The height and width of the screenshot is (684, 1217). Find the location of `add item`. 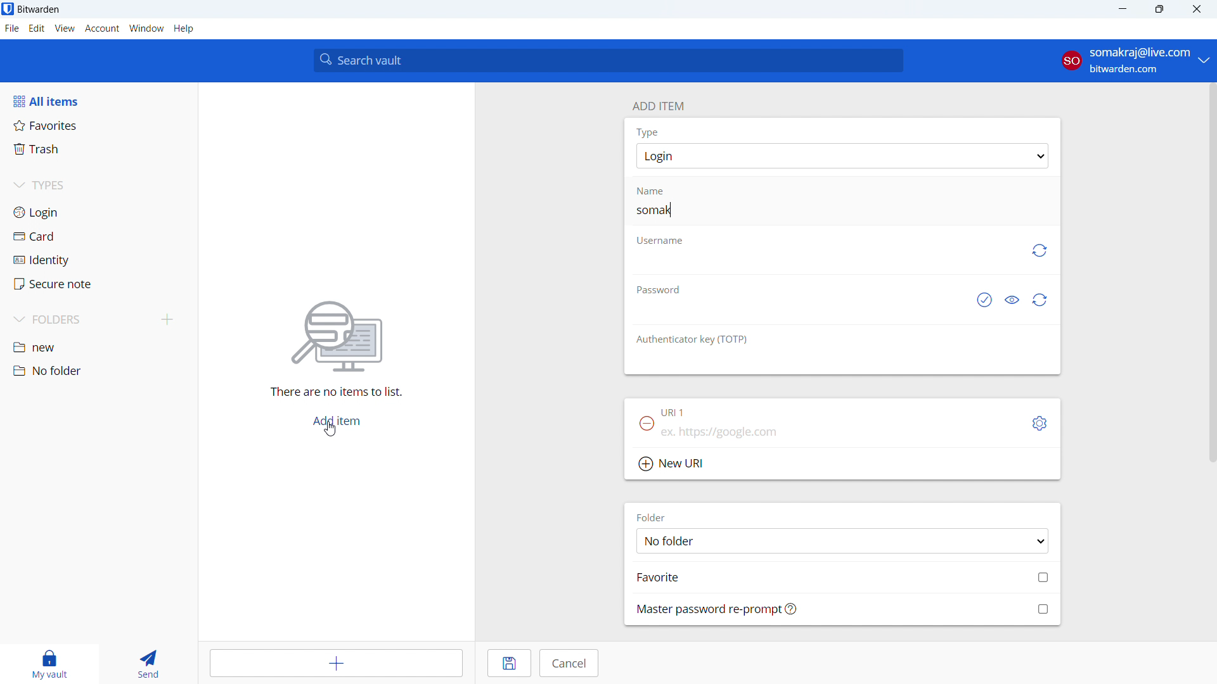

add item is located at coordinates (336, 422).